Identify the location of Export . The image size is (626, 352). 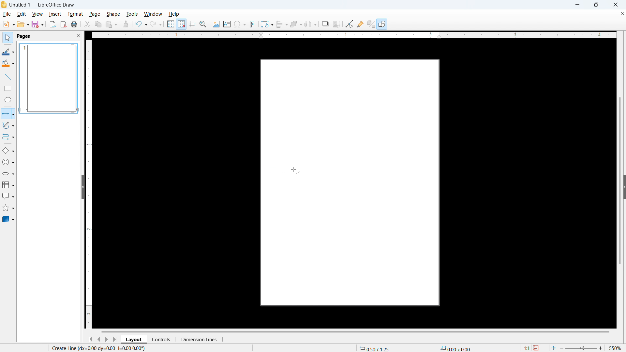
(53, 24).